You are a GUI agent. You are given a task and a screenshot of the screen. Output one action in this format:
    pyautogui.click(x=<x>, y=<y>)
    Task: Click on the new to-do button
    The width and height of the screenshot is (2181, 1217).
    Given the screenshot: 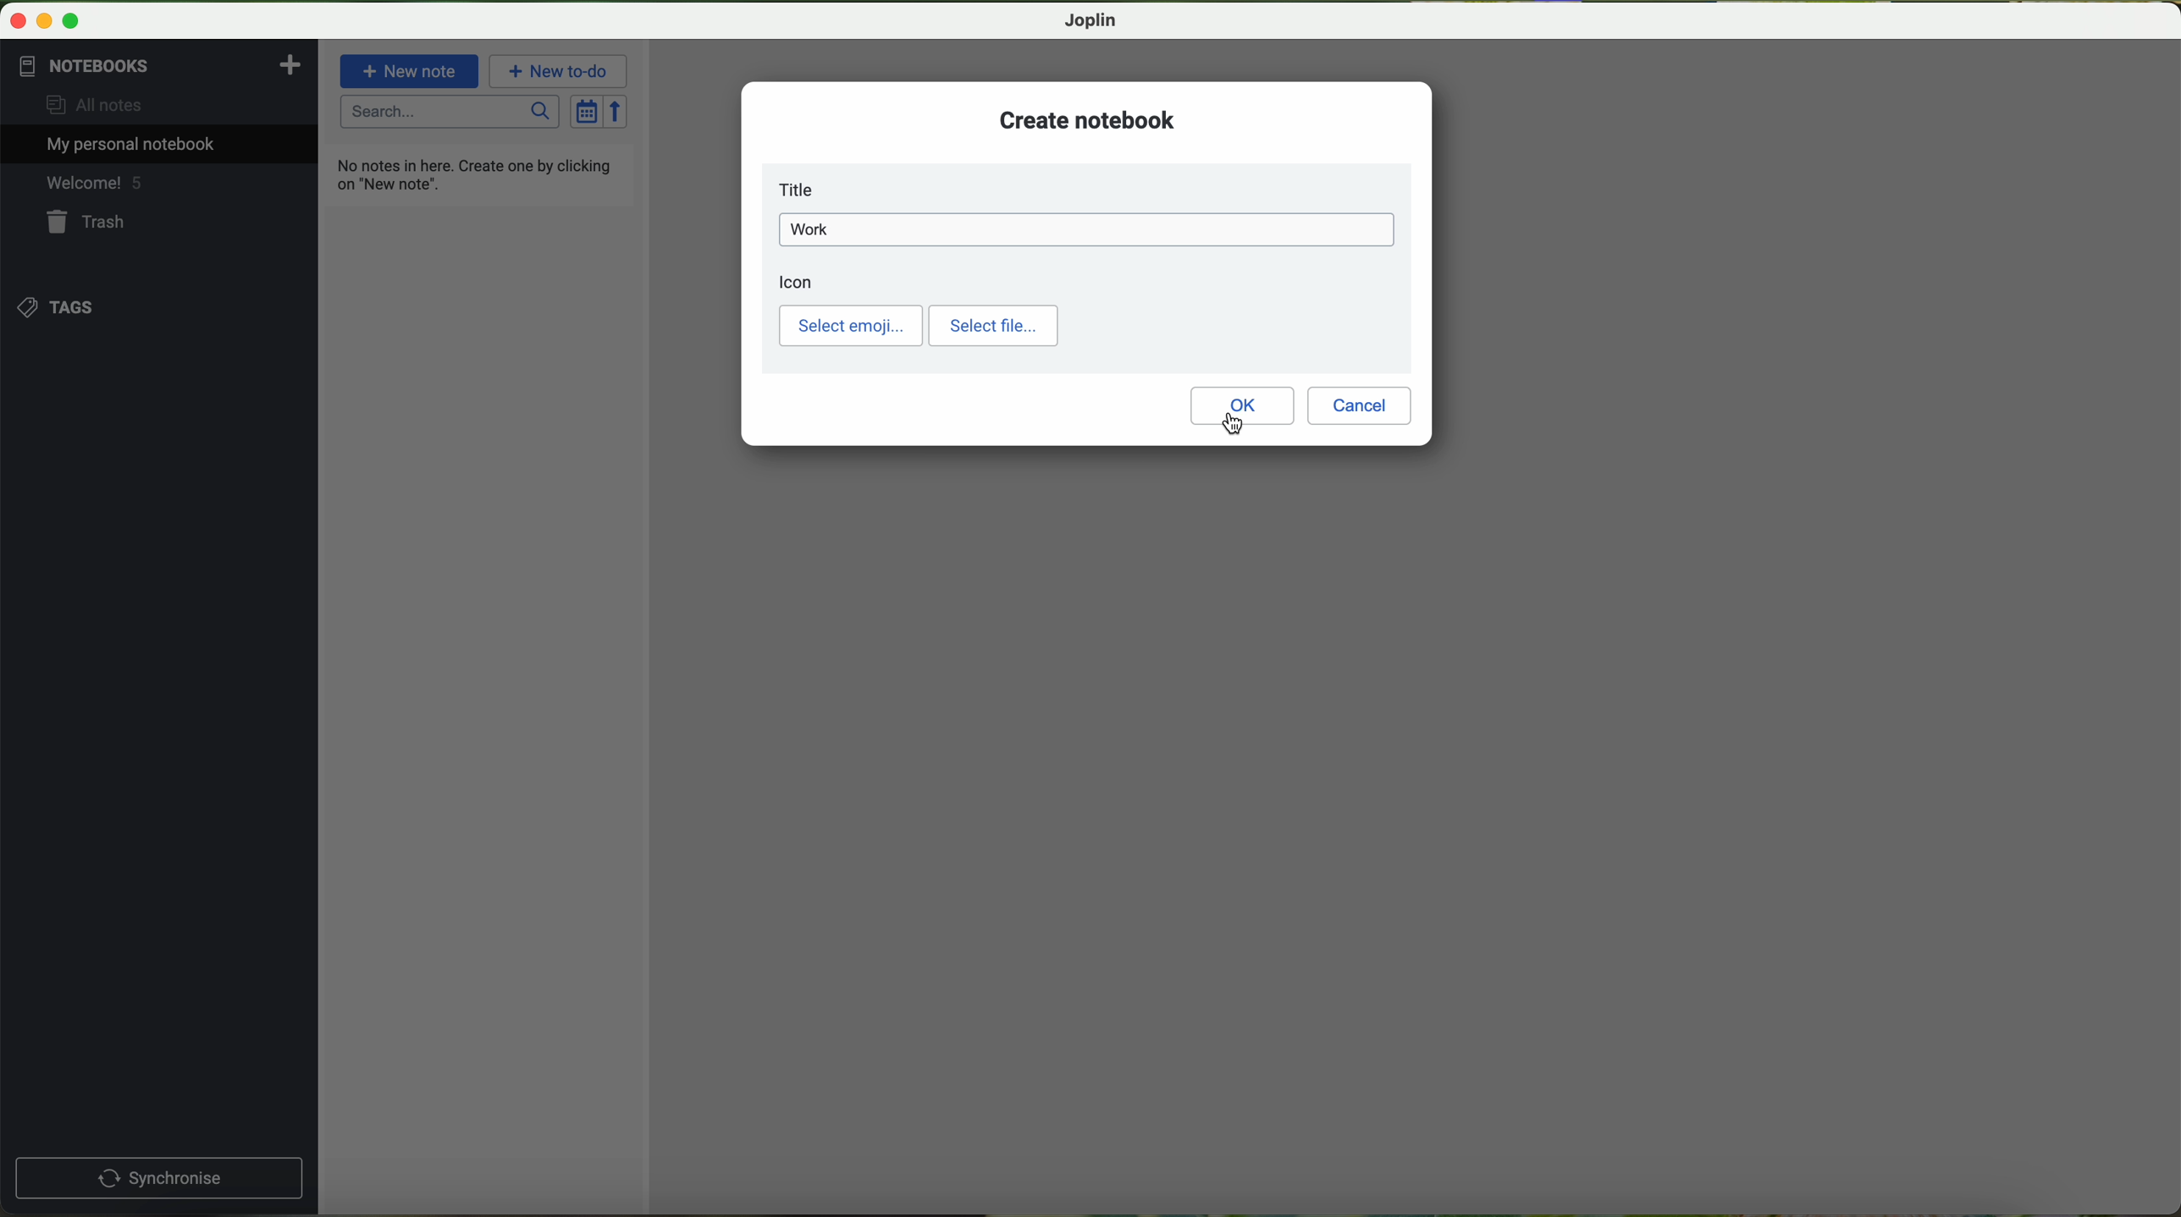 What is the action you would take?
    pyautogui.click(x=560, y=71)
    